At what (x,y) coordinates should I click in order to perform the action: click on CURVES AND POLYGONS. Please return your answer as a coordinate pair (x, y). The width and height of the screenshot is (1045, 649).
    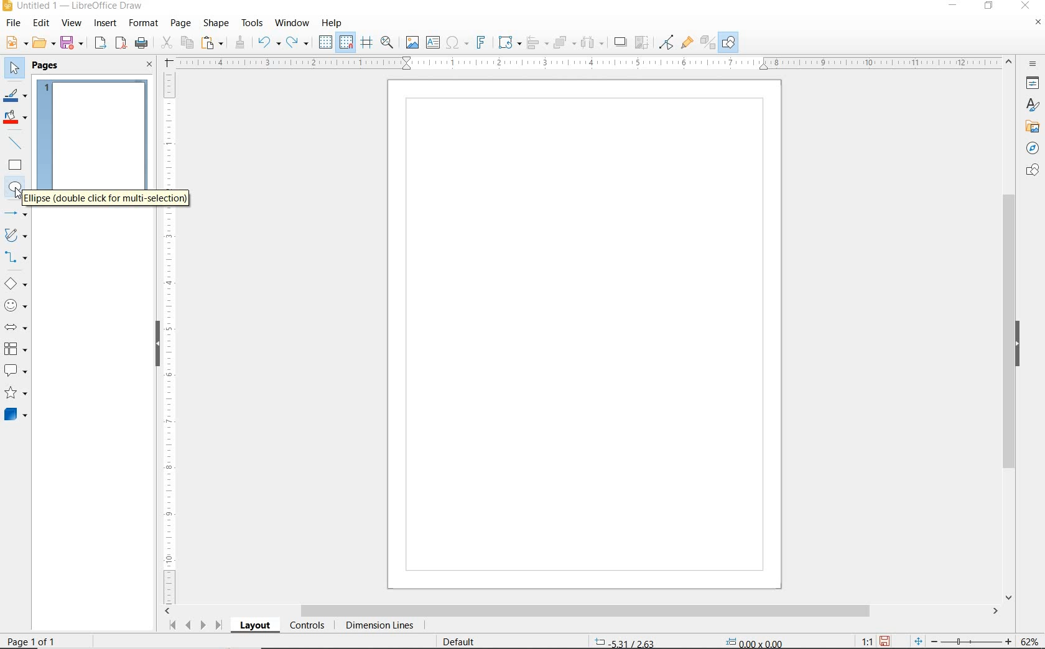
    Looking at the image, I should click on (15, 236).